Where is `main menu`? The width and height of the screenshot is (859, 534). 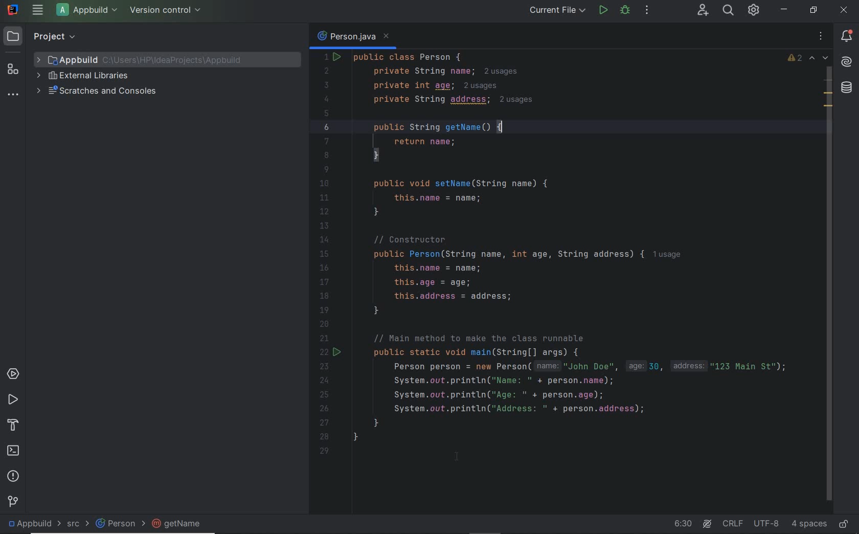
main menu is located at coordinates (37, 10).